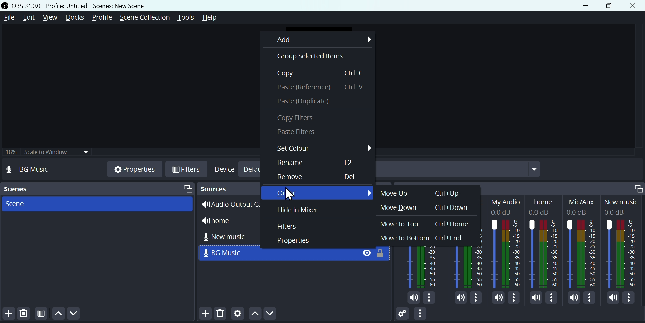 Image resolution: width=645 pixels, height=323 pixels. Describe the element at coordinates (186, 188) in the screenshot. I see `maximize` at that location.